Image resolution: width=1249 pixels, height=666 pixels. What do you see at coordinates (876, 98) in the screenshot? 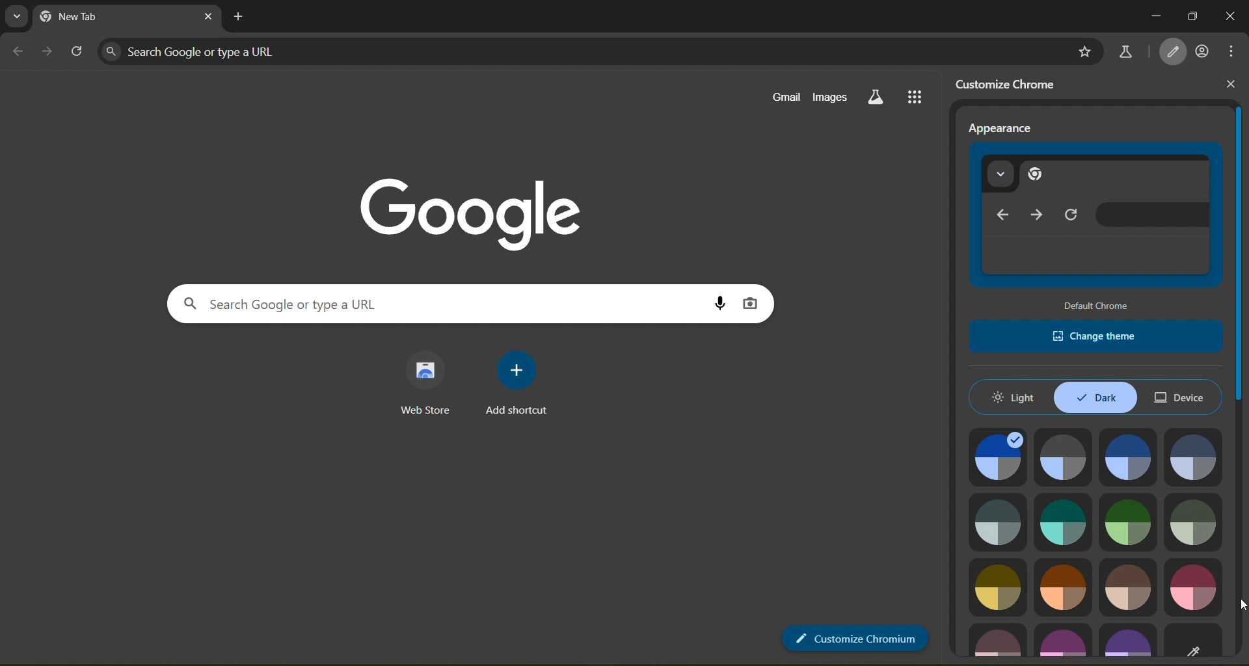
I see `search labs` at bounding box center [876, 98].